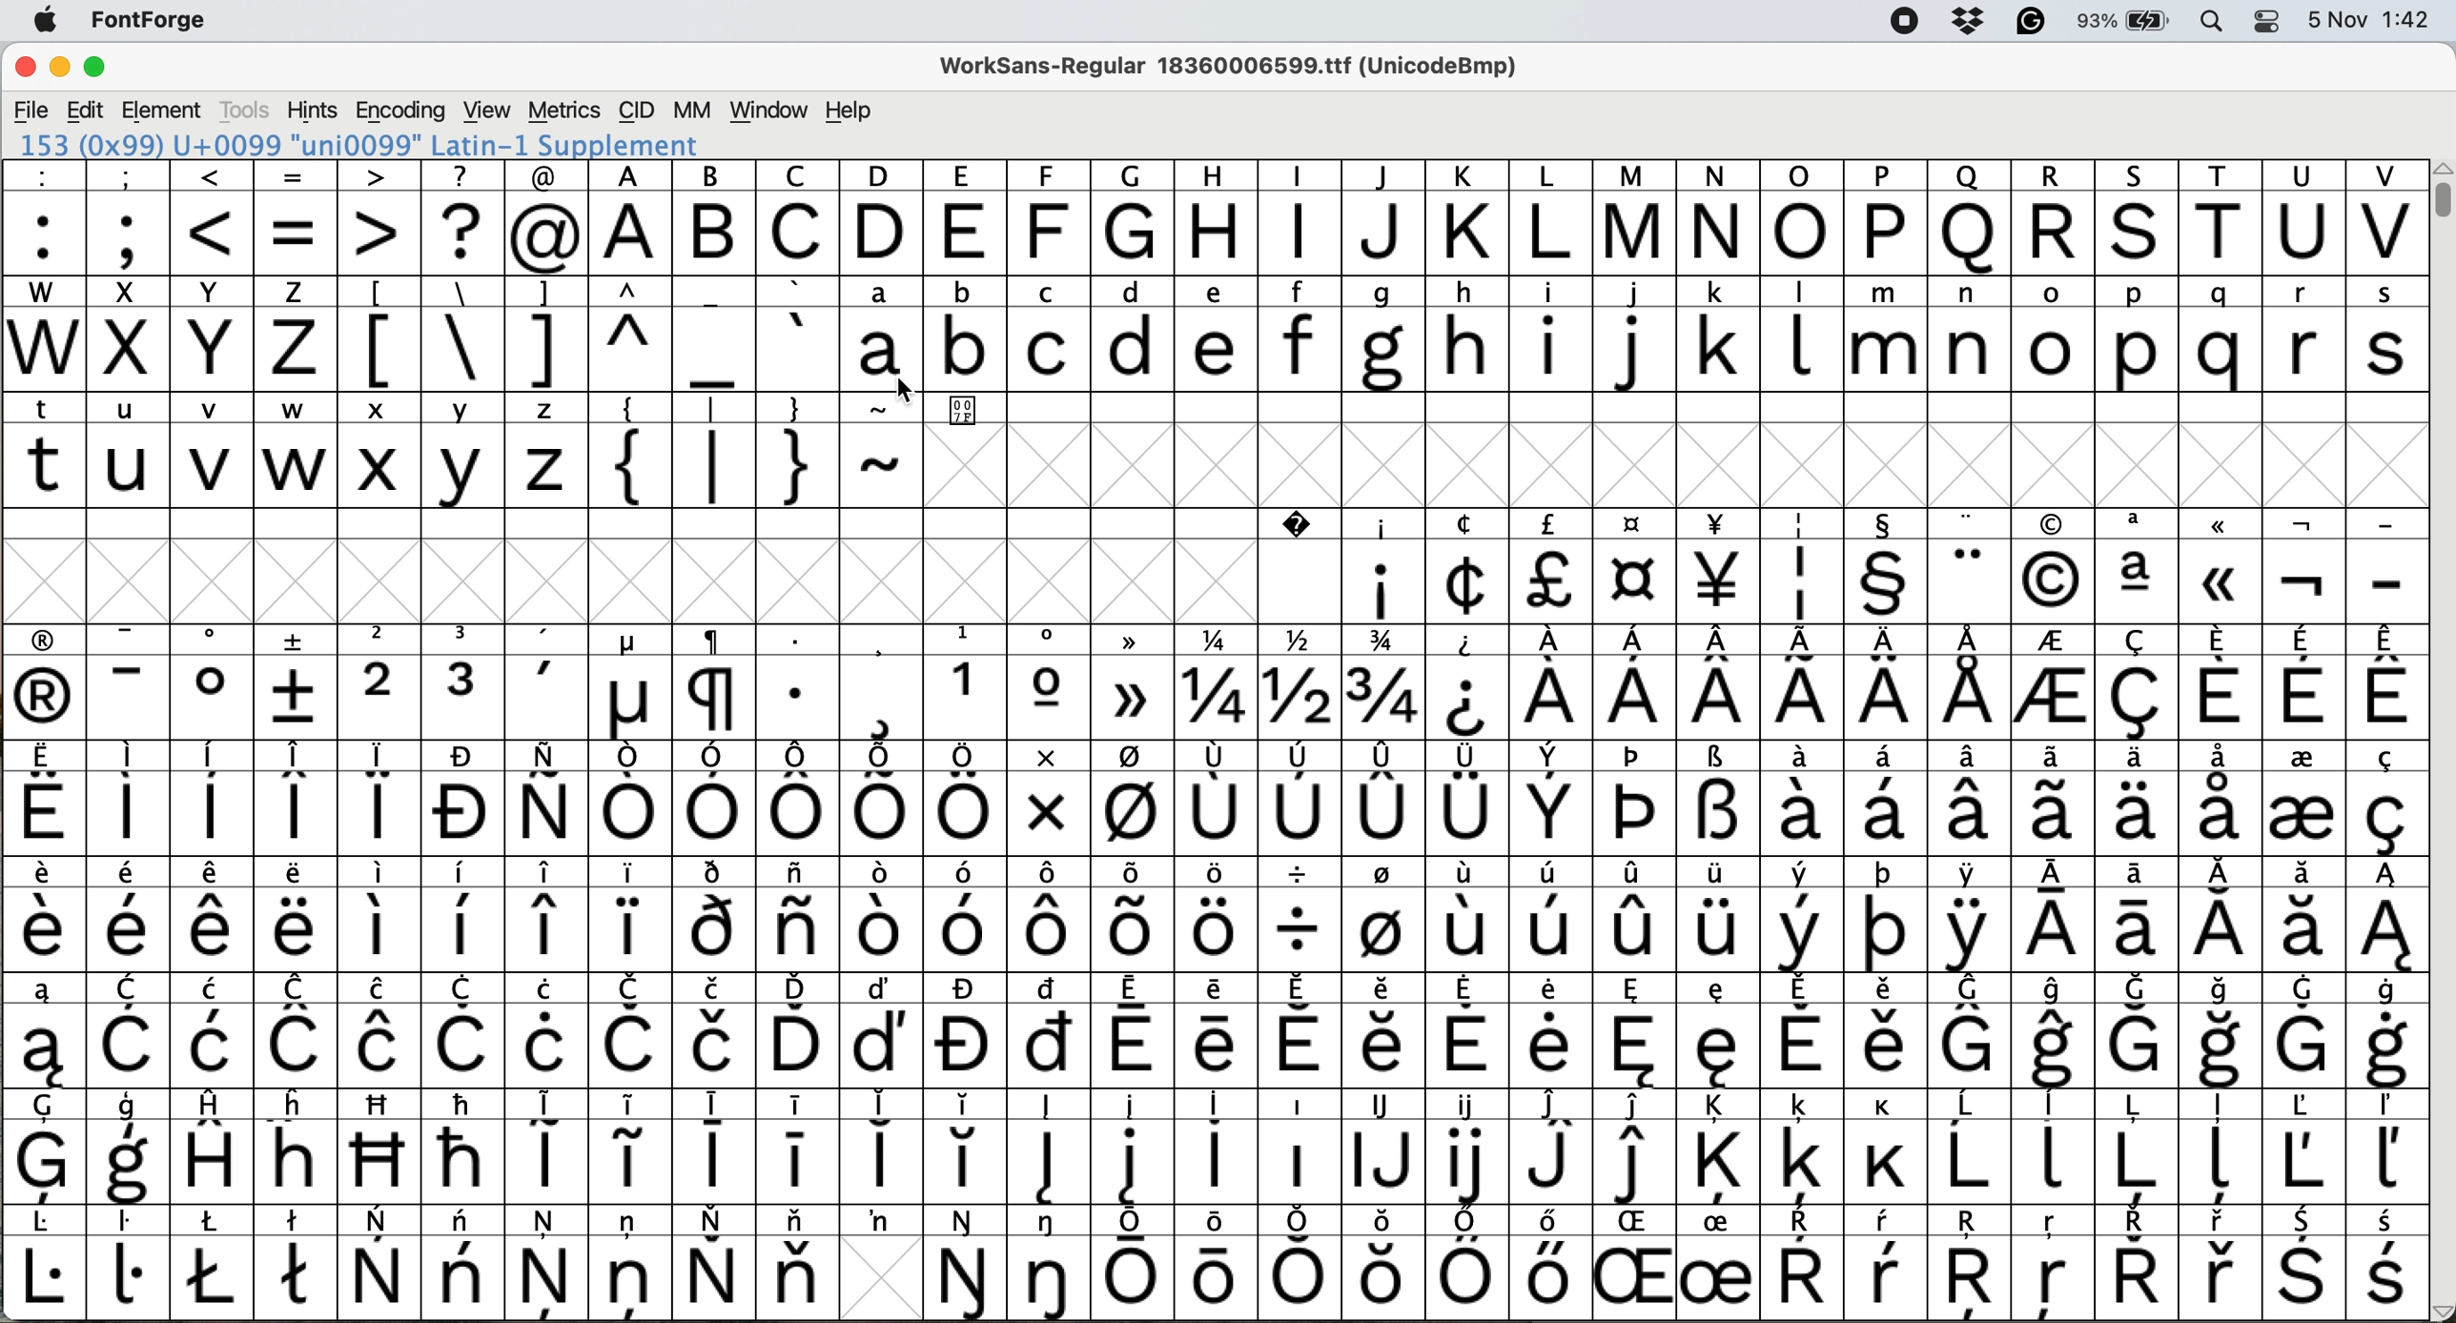 The width and height of the screenshot is (2456, 1323). Describe the element at coordinates (715, 450) in the screenshot. I see `|` at that location.